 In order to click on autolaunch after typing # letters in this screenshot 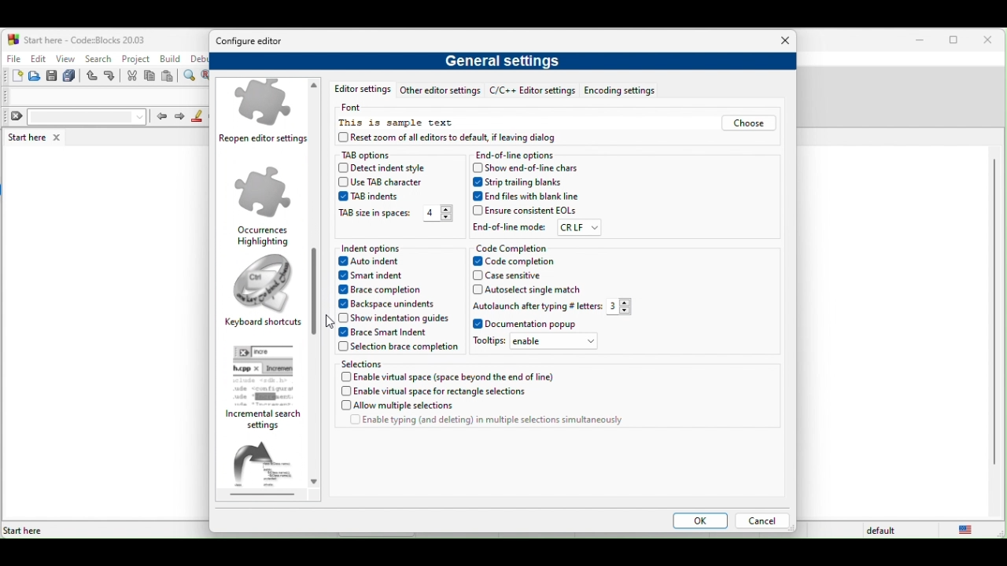, I will do `click(536, 306)`.